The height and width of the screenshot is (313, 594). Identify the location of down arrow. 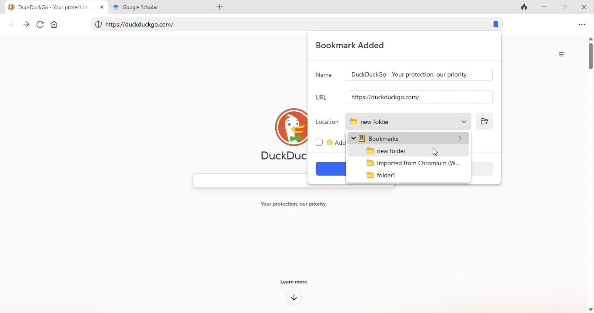
(294, 298).